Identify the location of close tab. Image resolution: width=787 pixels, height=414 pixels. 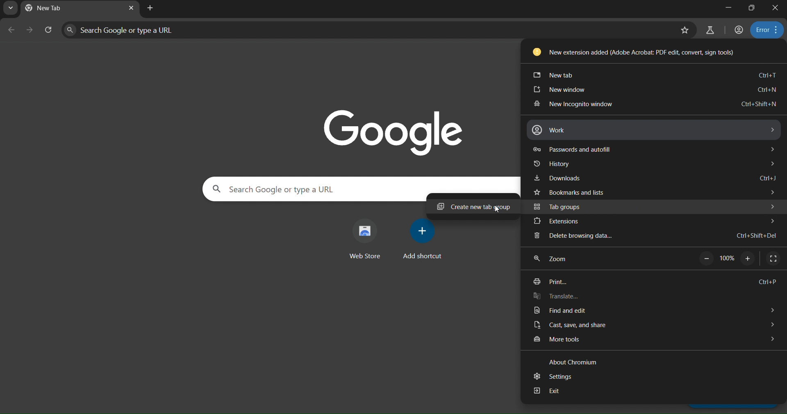
(130, 9).